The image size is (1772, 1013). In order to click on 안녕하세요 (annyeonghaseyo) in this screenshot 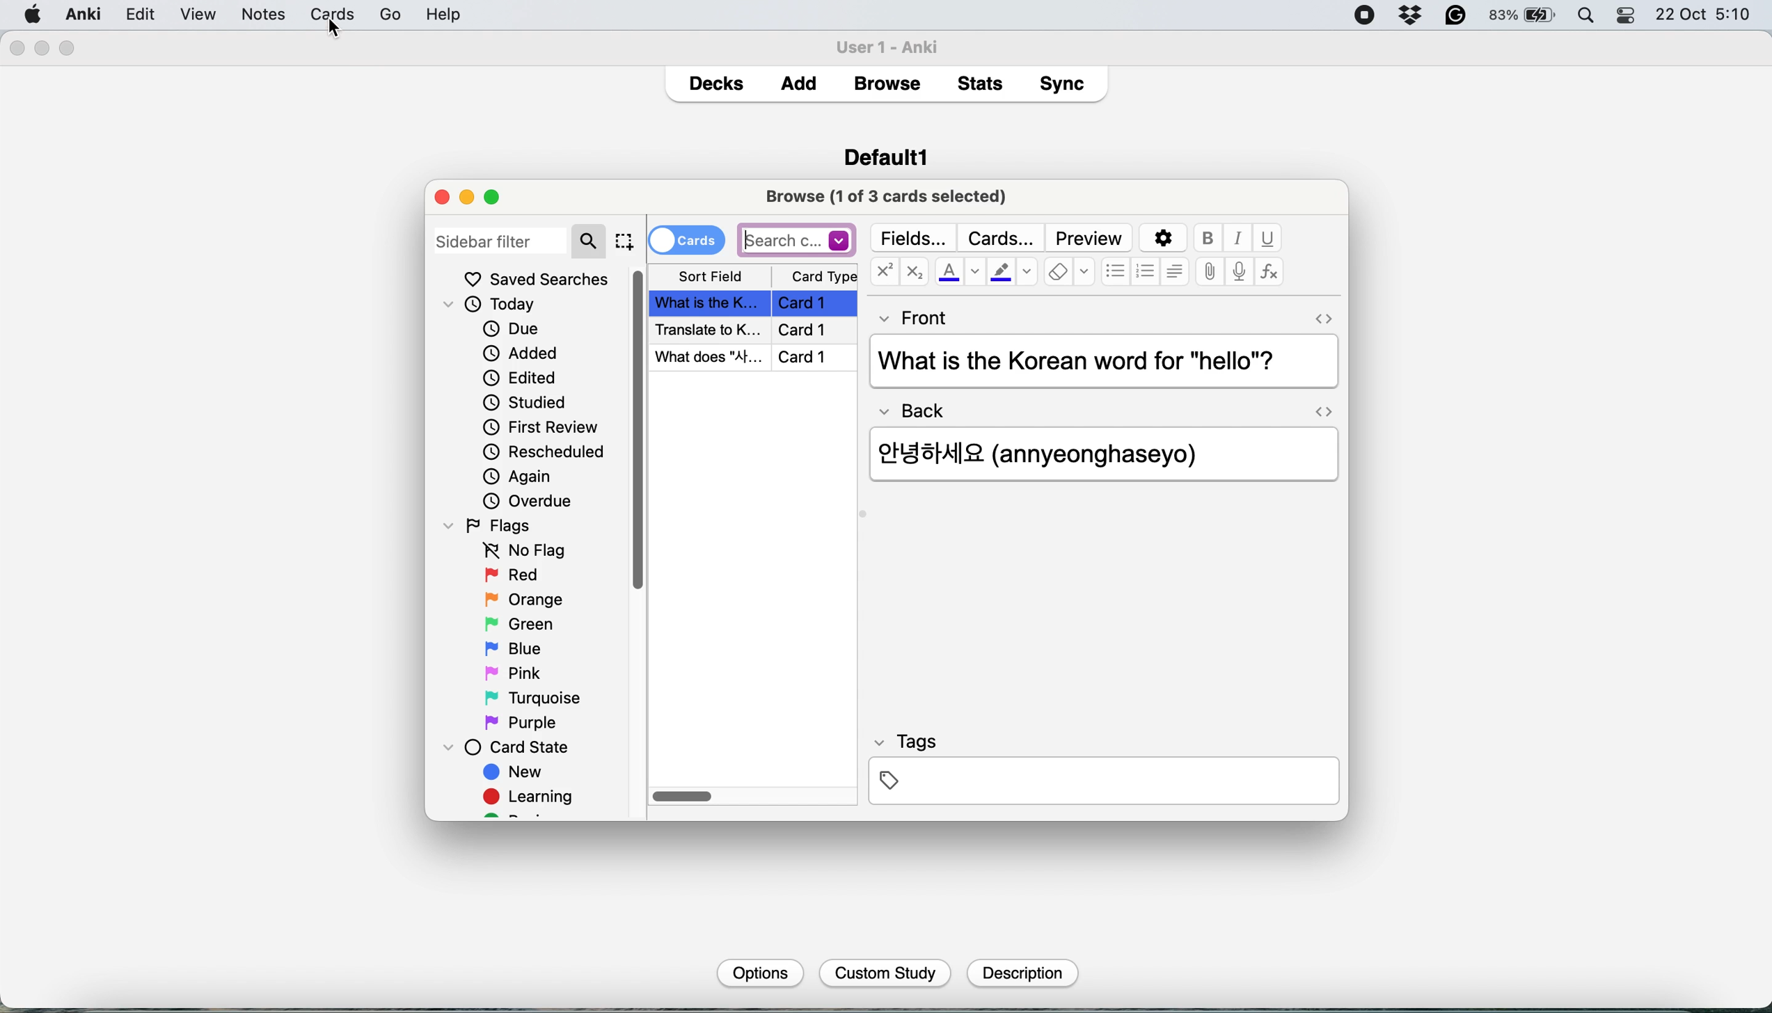, I will do `click(1057, 452)`.